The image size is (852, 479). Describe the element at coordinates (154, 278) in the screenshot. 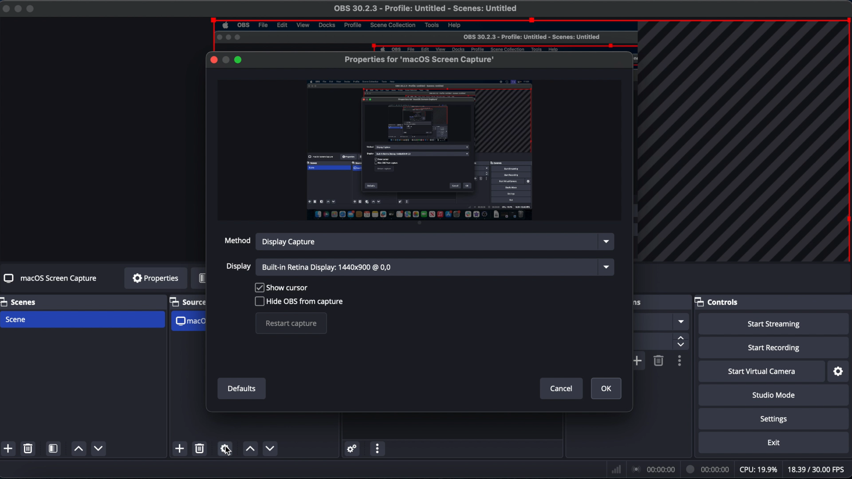

I see `properties` at that location.